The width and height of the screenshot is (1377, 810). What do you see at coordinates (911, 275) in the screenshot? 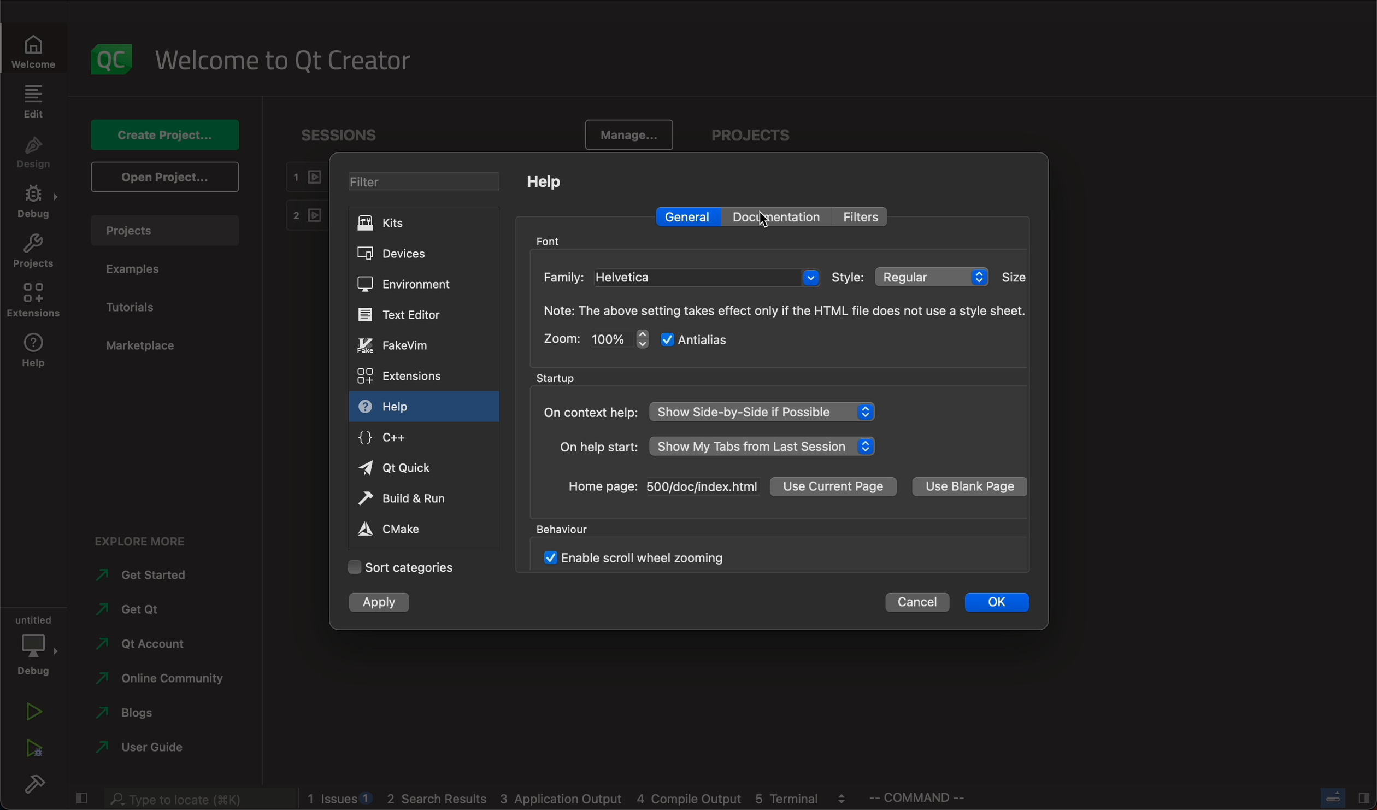
I see `style` at bounding box center [911, 275].